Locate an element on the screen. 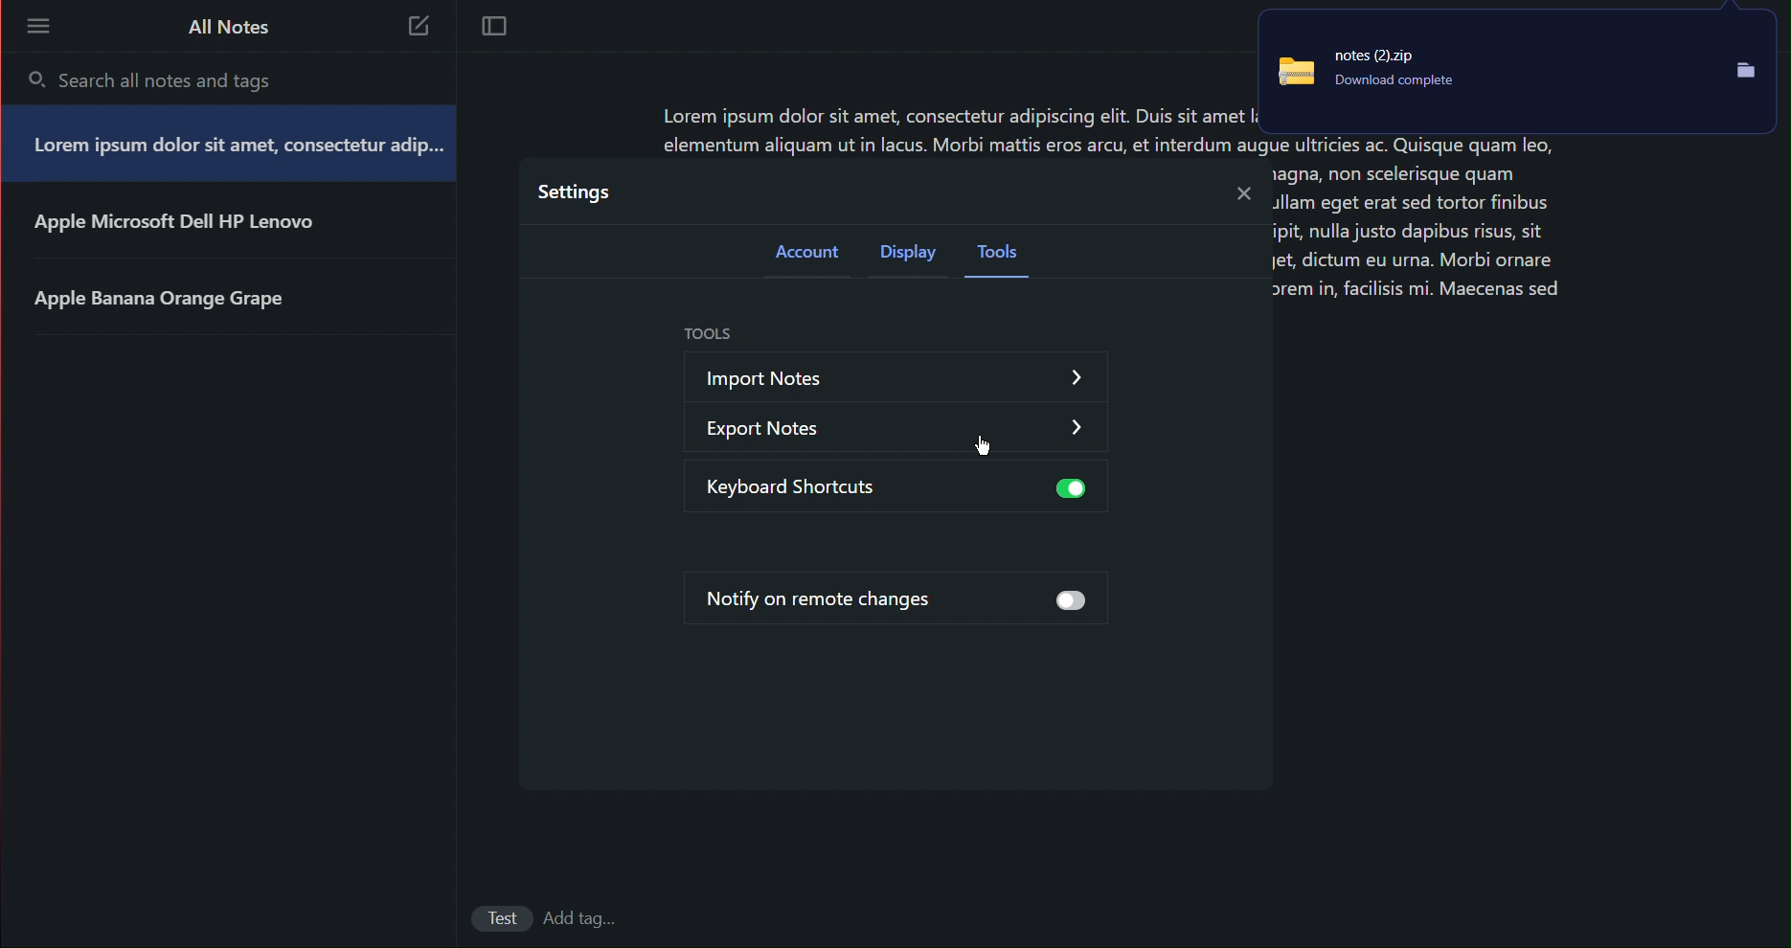 Image resolution: width=1791 pixels, height=948 pixels. button is located at coordinates (1070, 485).